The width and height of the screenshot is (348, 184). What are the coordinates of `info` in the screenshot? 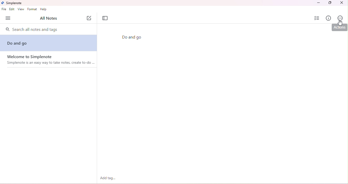 It's located at (329, 18).